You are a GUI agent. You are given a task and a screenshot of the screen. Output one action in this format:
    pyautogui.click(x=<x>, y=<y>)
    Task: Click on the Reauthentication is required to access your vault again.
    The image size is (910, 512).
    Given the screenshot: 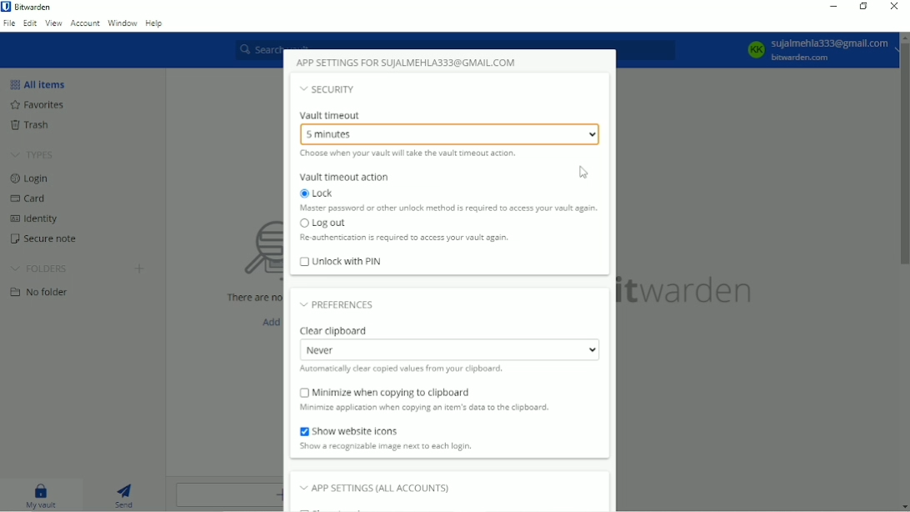 What is the action you would take?
    pyautogui.click(x=404, y=239)
    